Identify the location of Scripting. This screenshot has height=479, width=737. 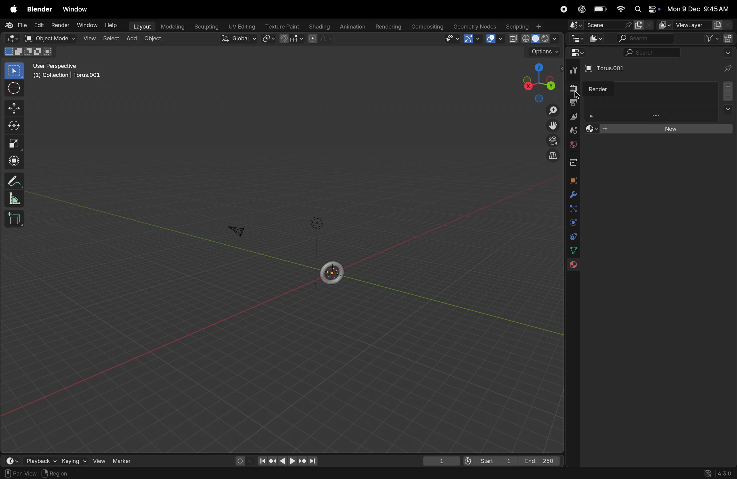
(526, 26).